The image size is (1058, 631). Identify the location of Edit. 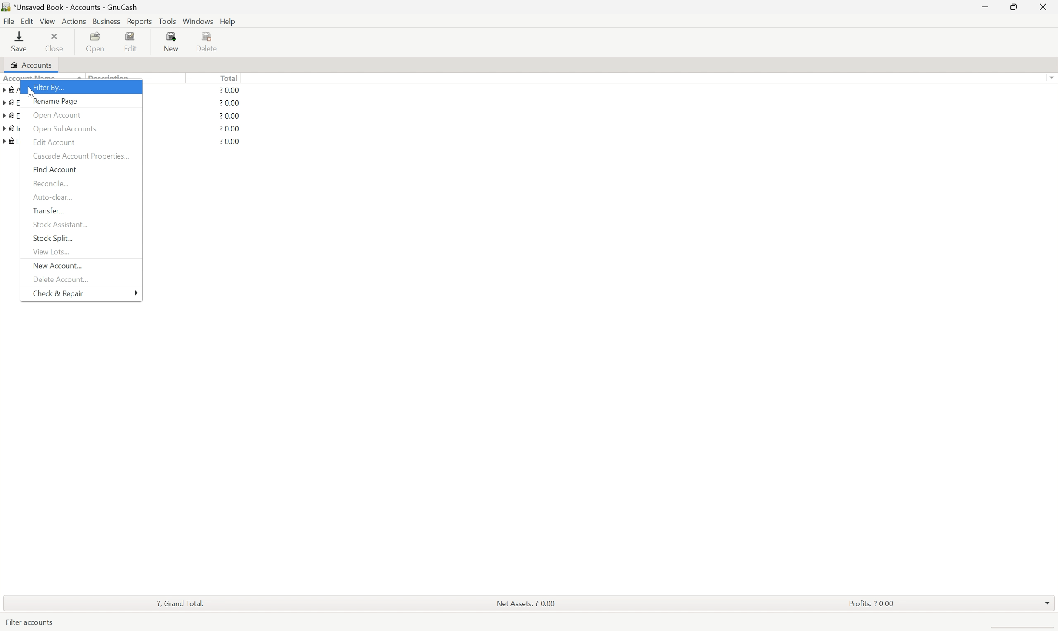
(26, 20).